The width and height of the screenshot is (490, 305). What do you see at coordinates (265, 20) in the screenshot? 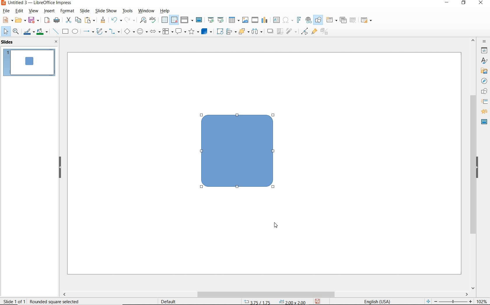
I see `insert chart` at bounding box center [265, 20].